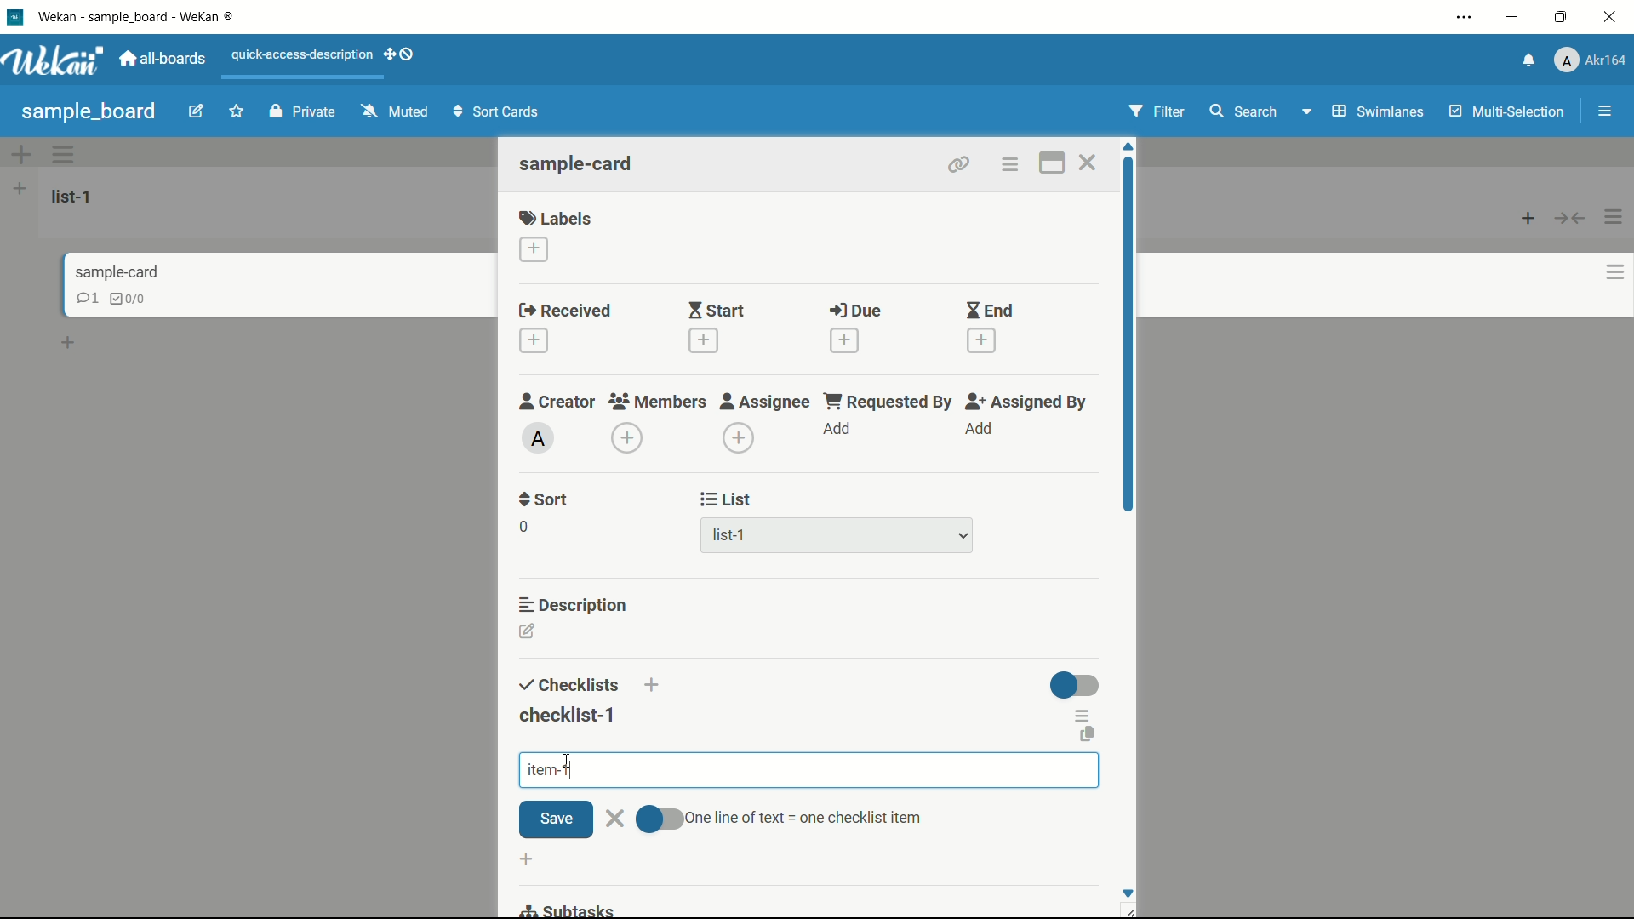  Describe the element at coordinates (578, 163) in the screenshot. I see `sample-card` at that location.